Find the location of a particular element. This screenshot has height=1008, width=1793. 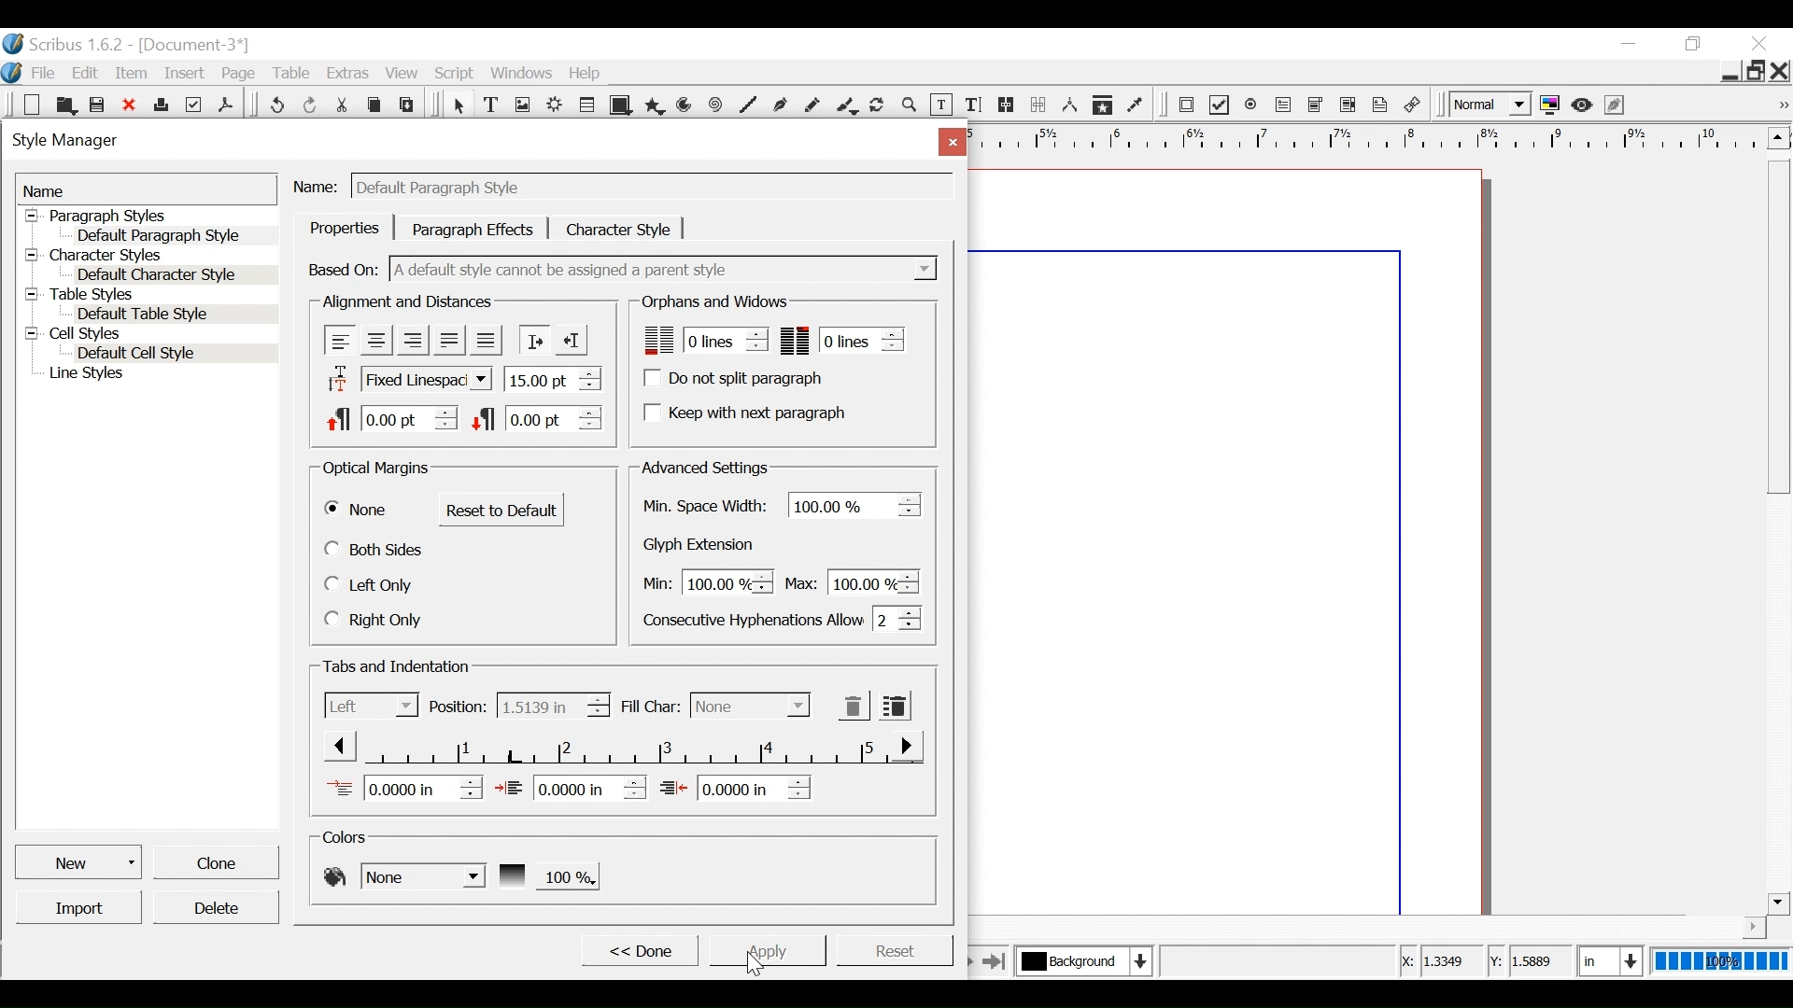

PDF Checkbox is located at coordinates (1220, 105).